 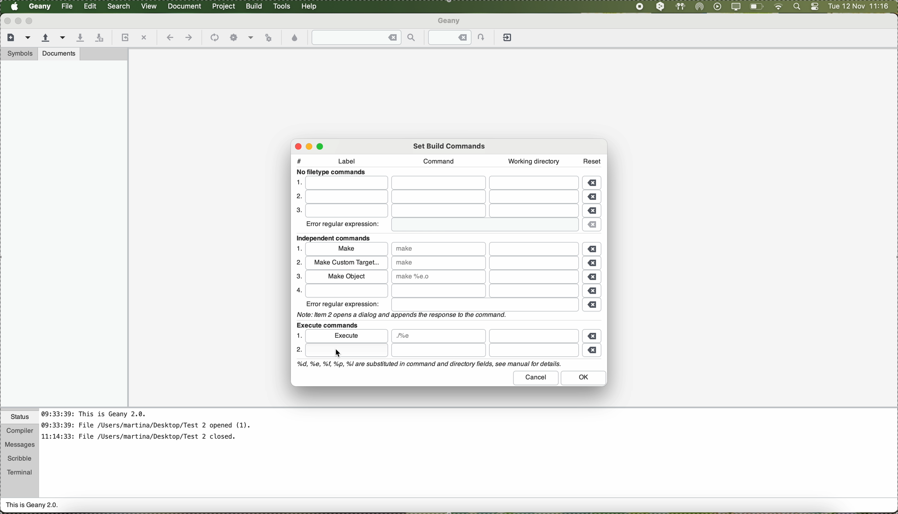 I want to click on notes, so click(x=155, y=429).